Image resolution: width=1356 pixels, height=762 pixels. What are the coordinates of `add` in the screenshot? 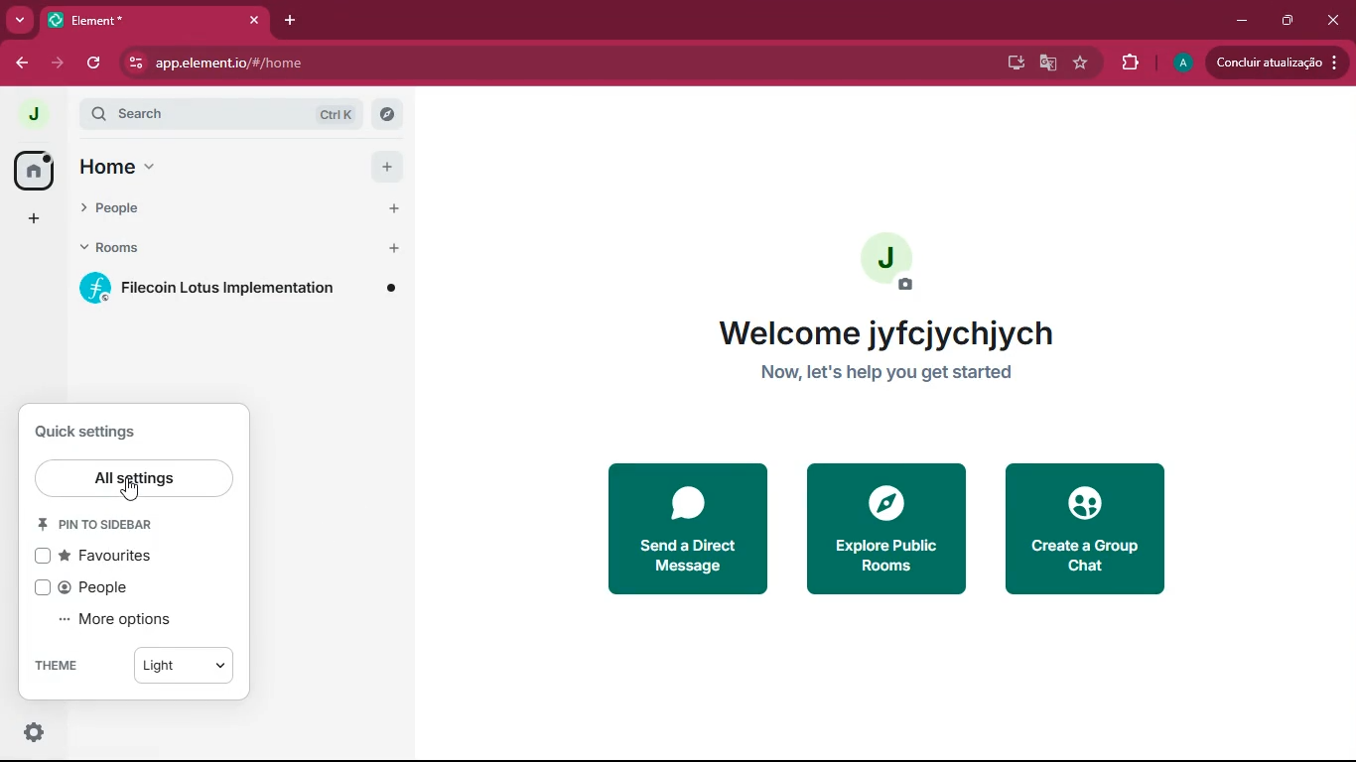 It's located at (32, 218).